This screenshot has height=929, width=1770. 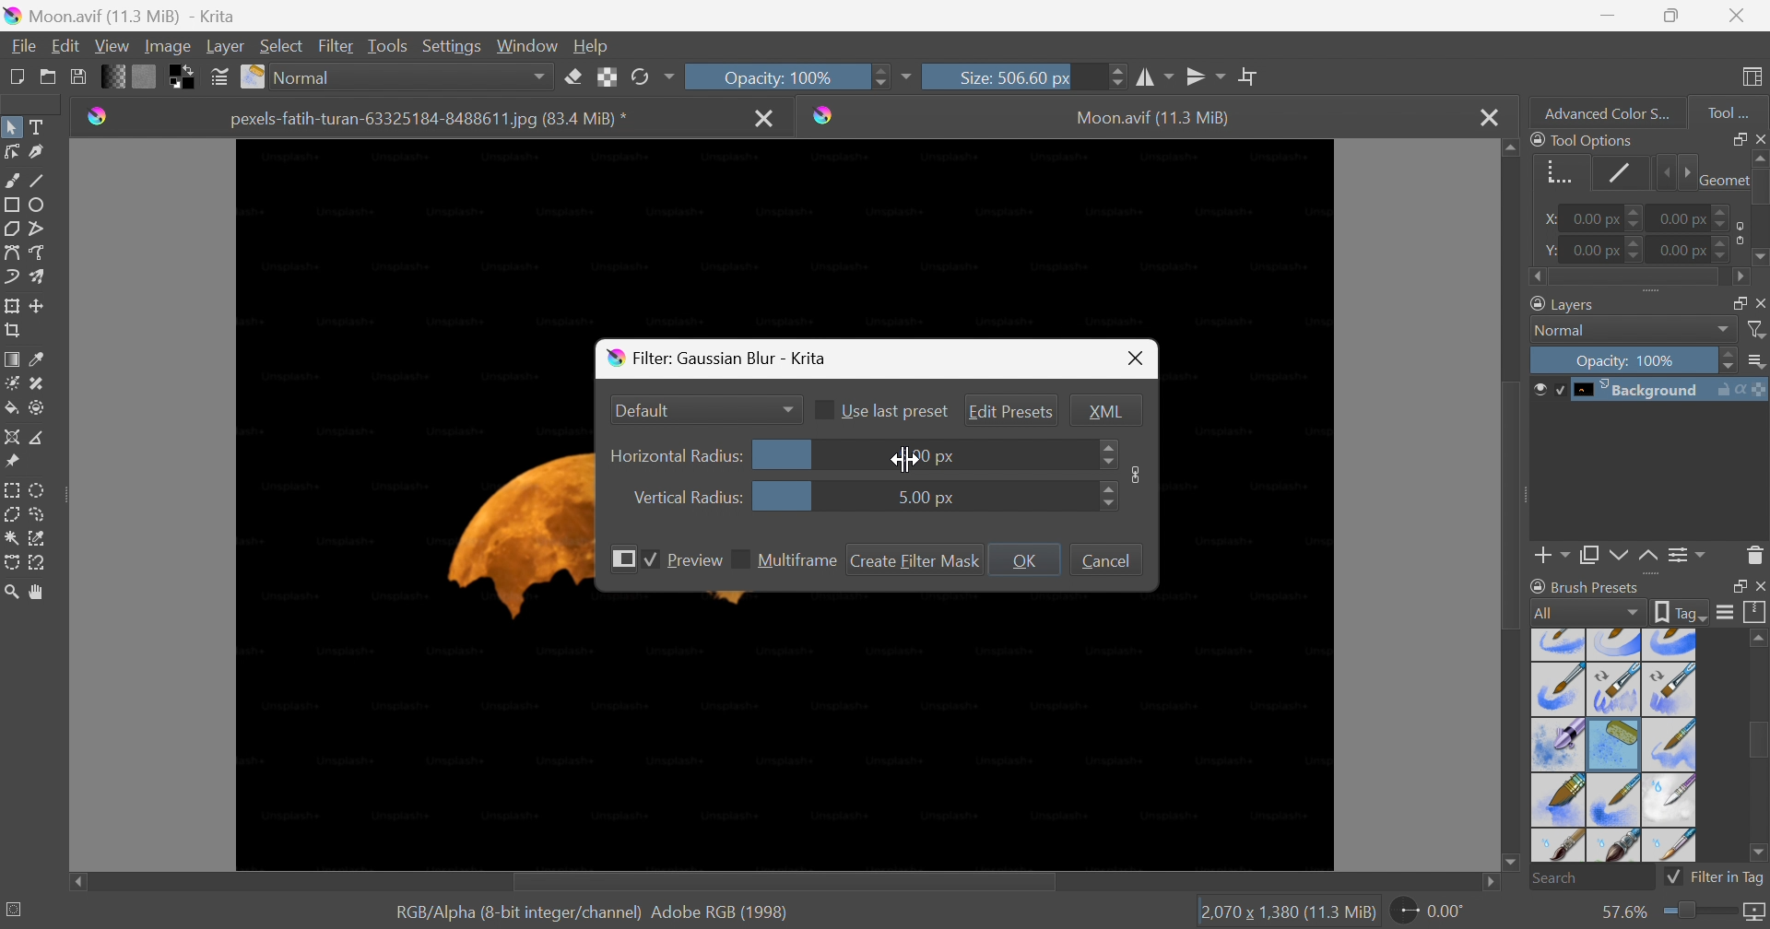 What do you see at coordinates (144, 75) in the screenshot?
I see `Fill patterns` at bounding box center [144, 75].